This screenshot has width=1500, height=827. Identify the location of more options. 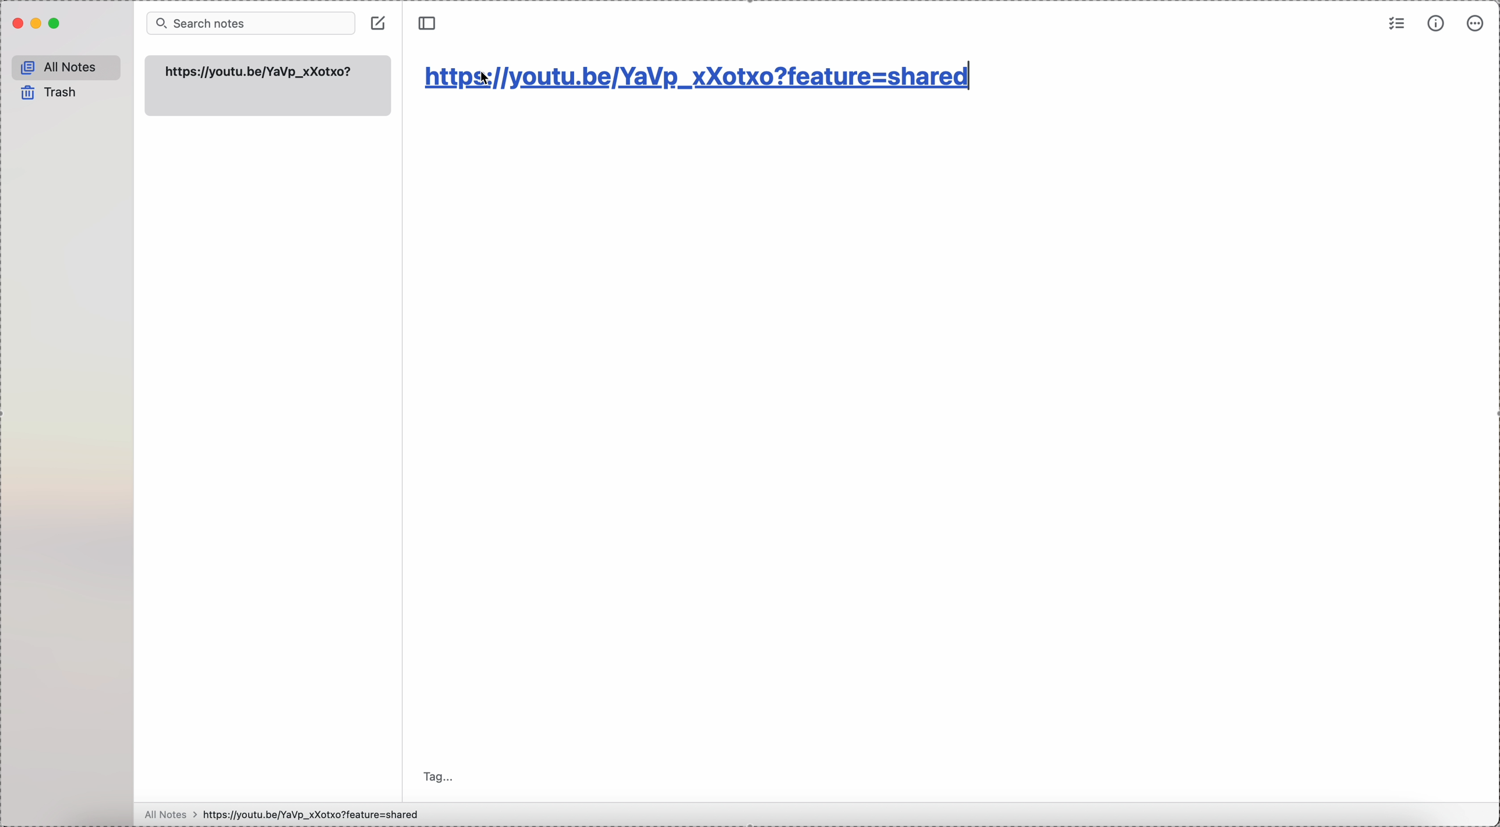
(1477, 23).